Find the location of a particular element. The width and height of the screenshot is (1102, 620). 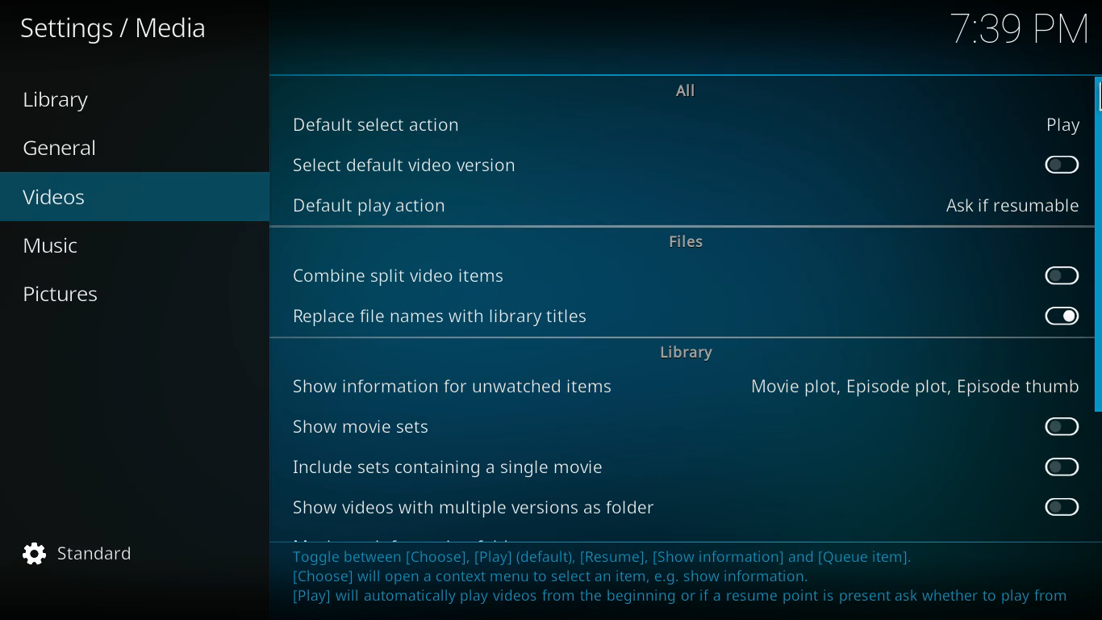

General is located at coordinates (79, 149).